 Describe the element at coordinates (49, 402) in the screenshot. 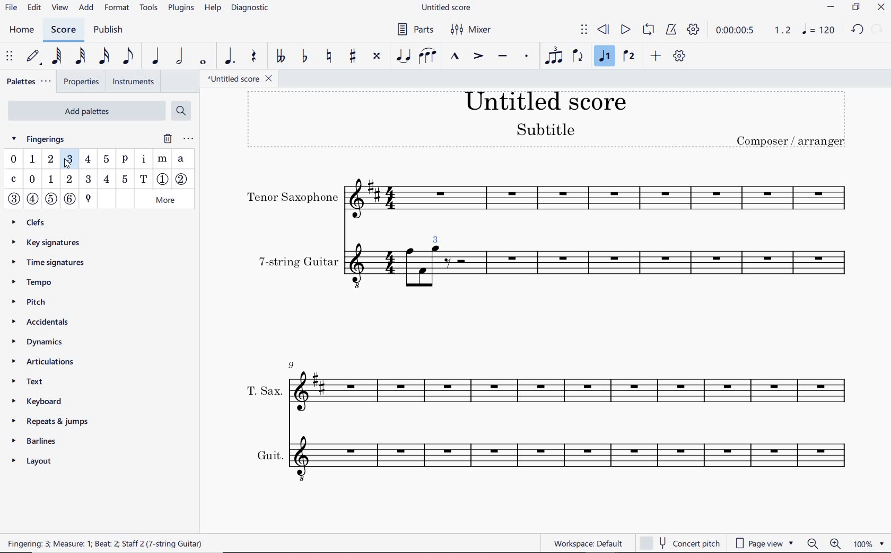

I see `KEYBOARD` at that location.